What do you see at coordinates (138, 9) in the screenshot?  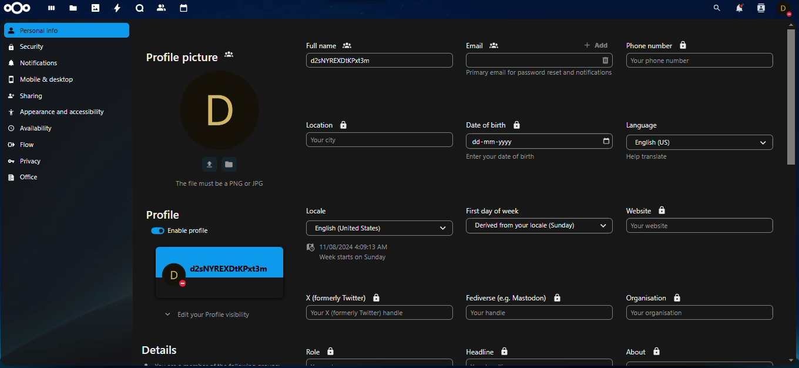 I see `talk` at bounding box center [138, 9].